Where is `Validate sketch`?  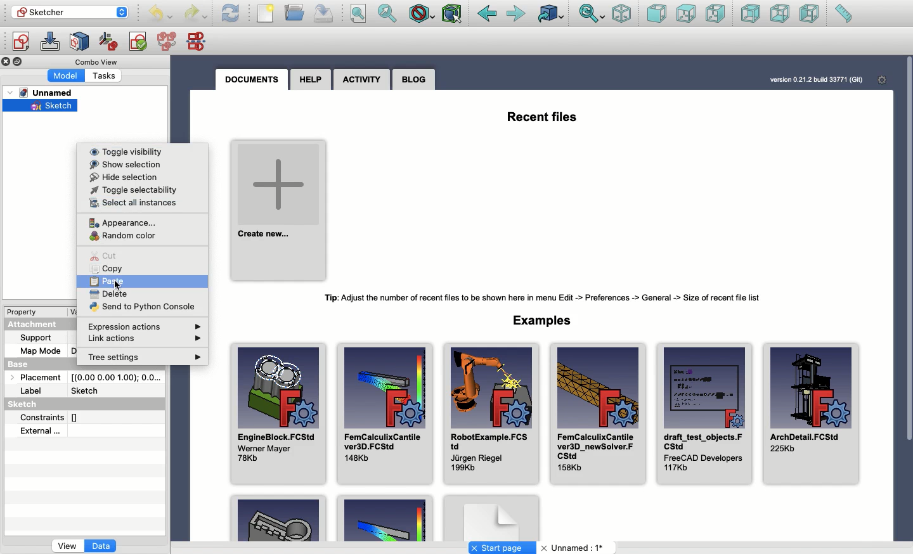 Validate sketch is located at coordinates (138, 44).